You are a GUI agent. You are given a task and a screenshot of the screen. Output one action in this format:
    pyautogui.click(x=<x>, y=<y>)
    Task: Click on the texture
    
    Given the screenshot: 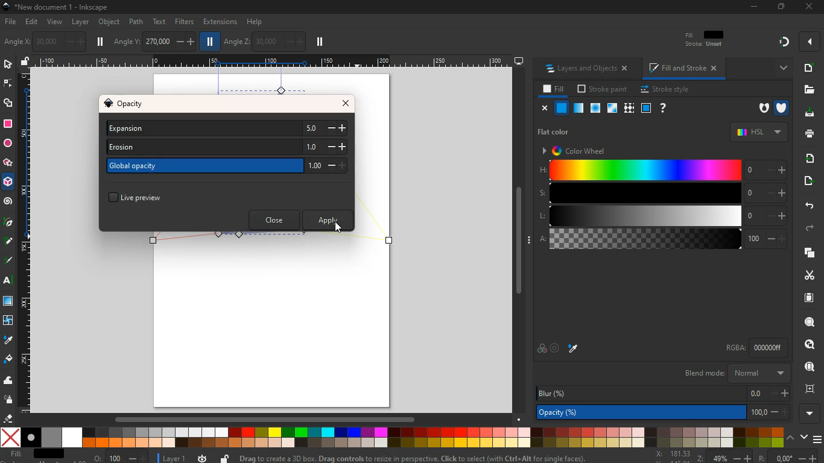 What is the action you would take?
    pyautogui.click(x=629, y=108)
    